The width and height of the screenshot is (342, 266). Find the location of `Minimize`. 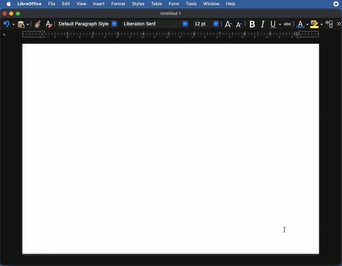

Minimize is located at coordinates (11, 13).